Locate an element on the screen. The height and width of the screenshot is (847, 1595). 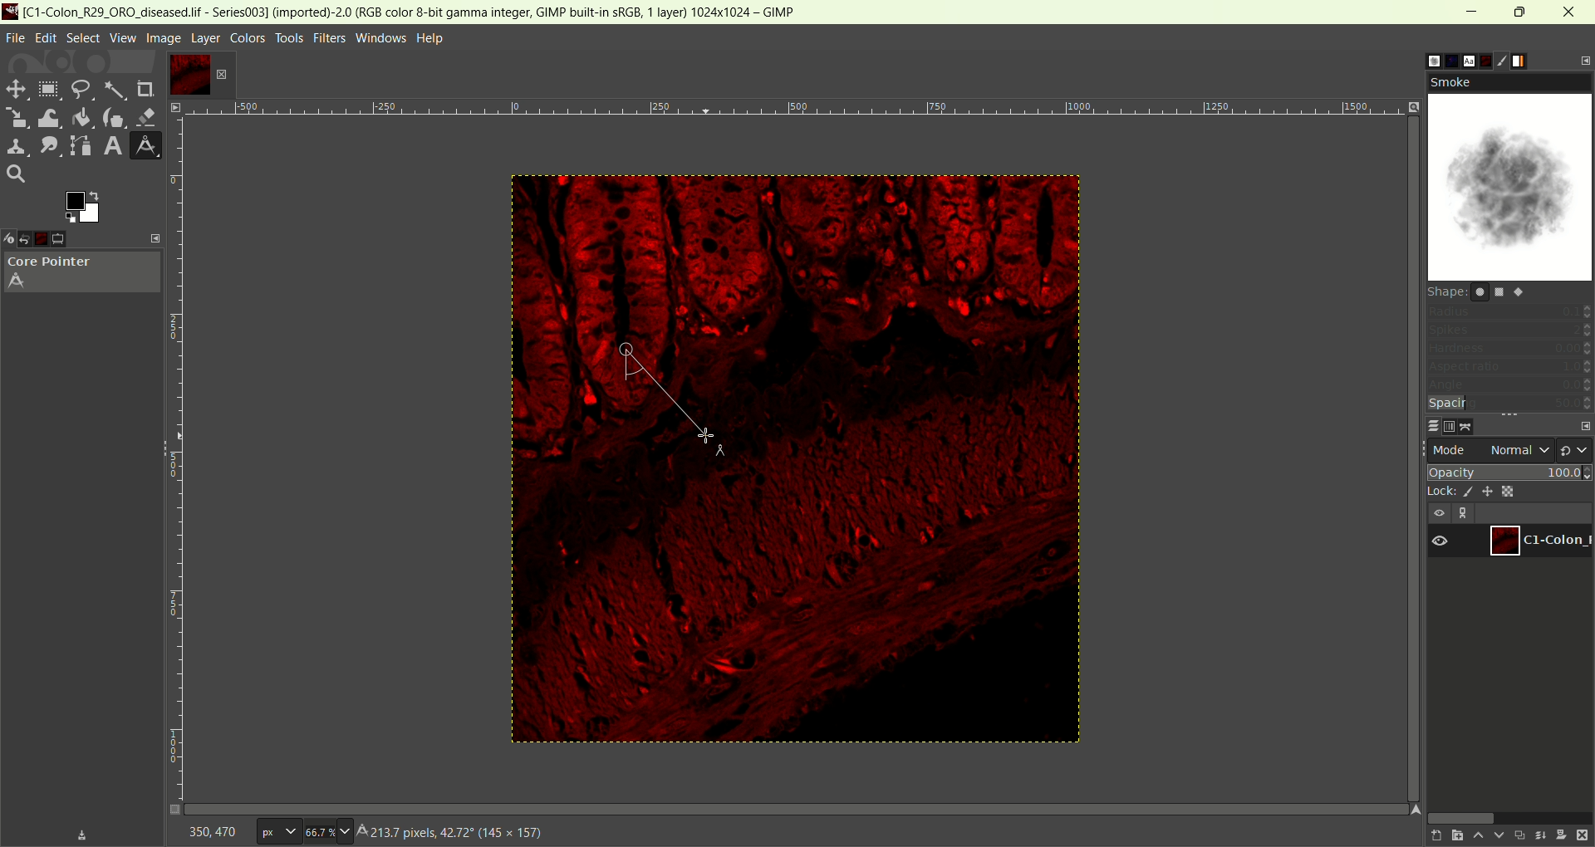
horizontal scroll bar is located at coordinates (1508, 816).